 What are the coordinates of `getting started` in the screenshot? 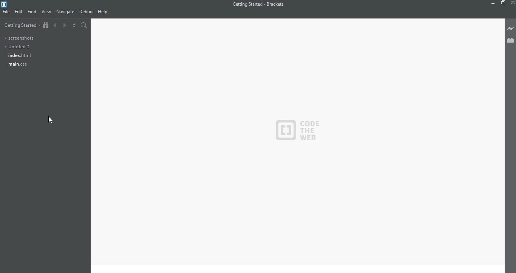 It's located at (22, 25).